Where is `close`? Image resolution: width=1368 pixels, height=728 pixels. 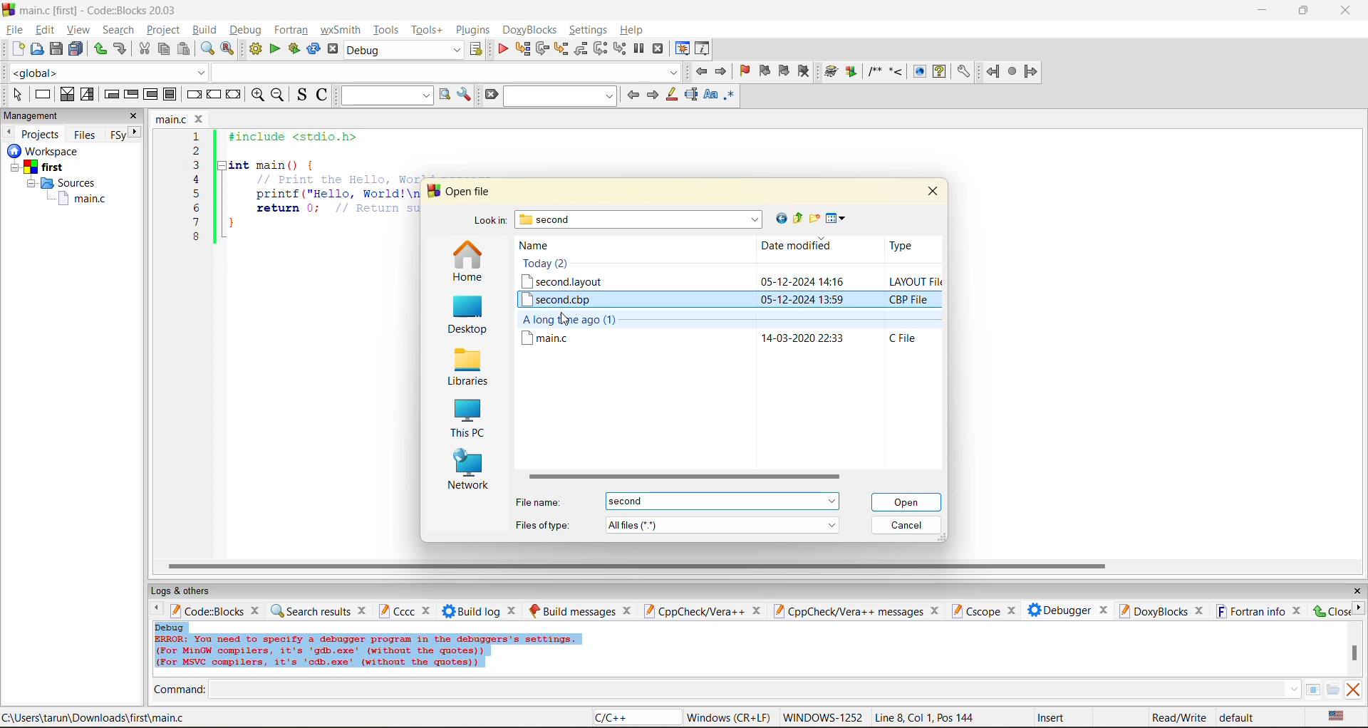 close is located at coordinates (1010, 611).